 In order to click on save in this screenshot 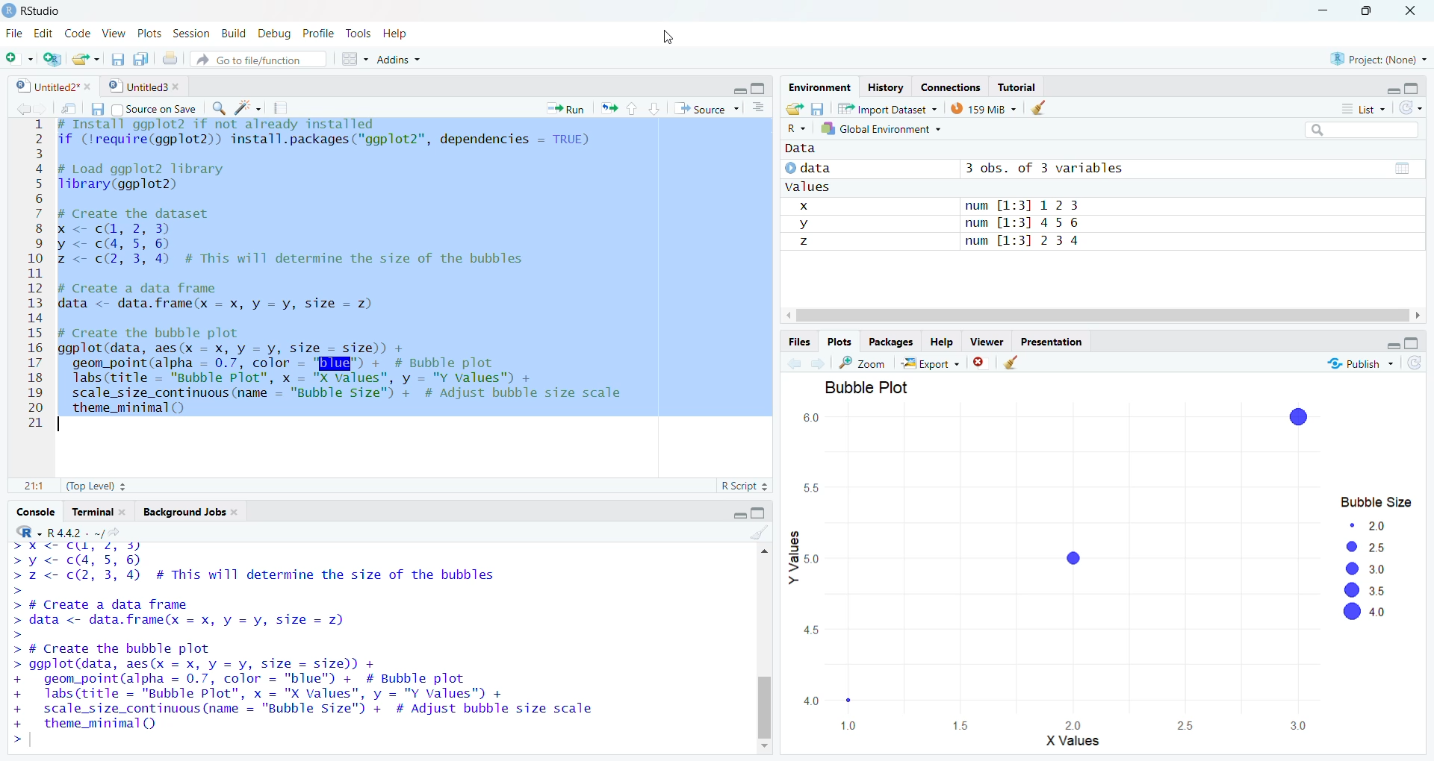, I will do `click(93, 109)`.